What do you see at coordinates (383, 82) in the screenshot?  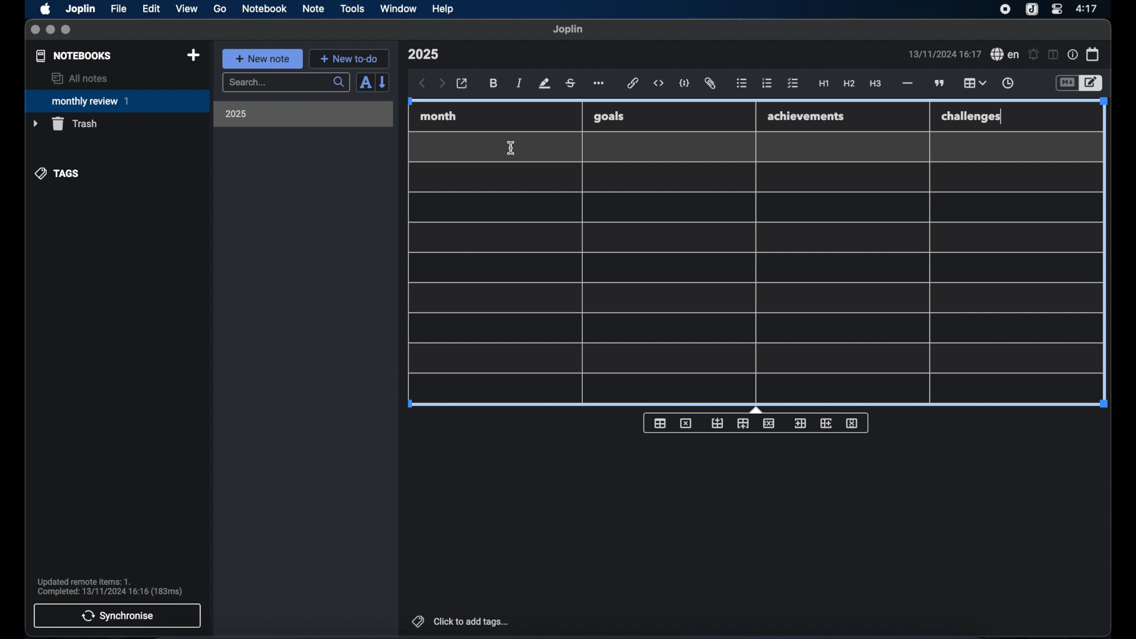 I see `reverse sort order` at bounding box center [383, 82].